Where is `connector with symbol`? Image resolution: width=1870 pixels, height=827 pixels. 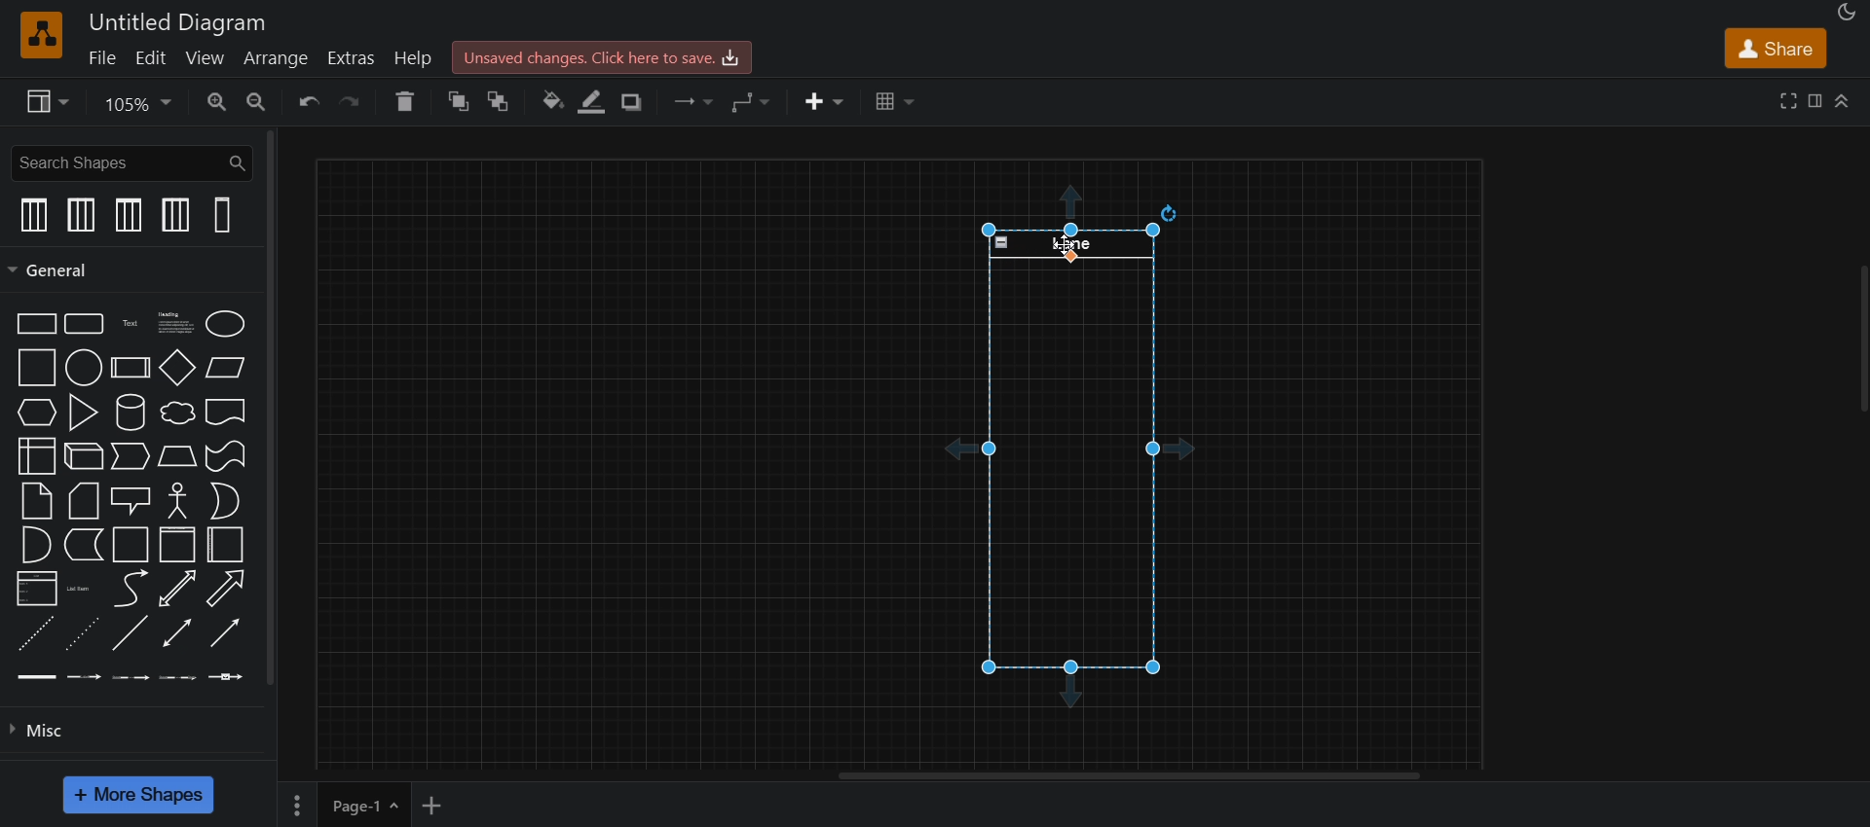
connector with symbol is located at coordinates (228, 679).